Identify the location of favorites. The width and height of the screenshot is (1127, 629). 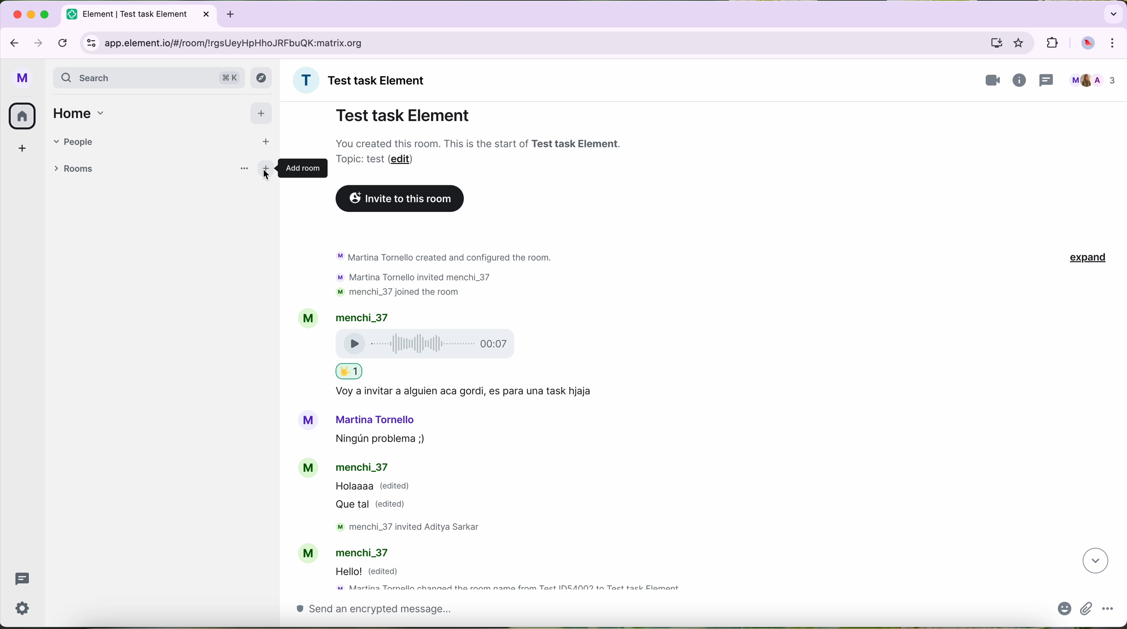
(1021, 43).